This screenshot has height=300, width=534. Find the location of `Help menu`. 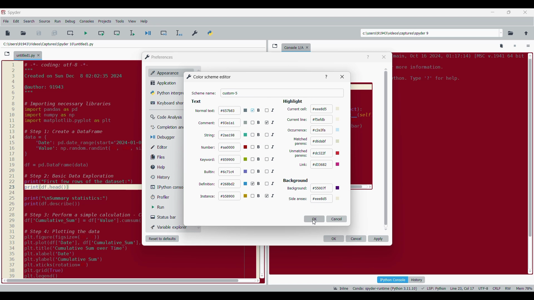

Help menu is located at coordinates (144, 21).